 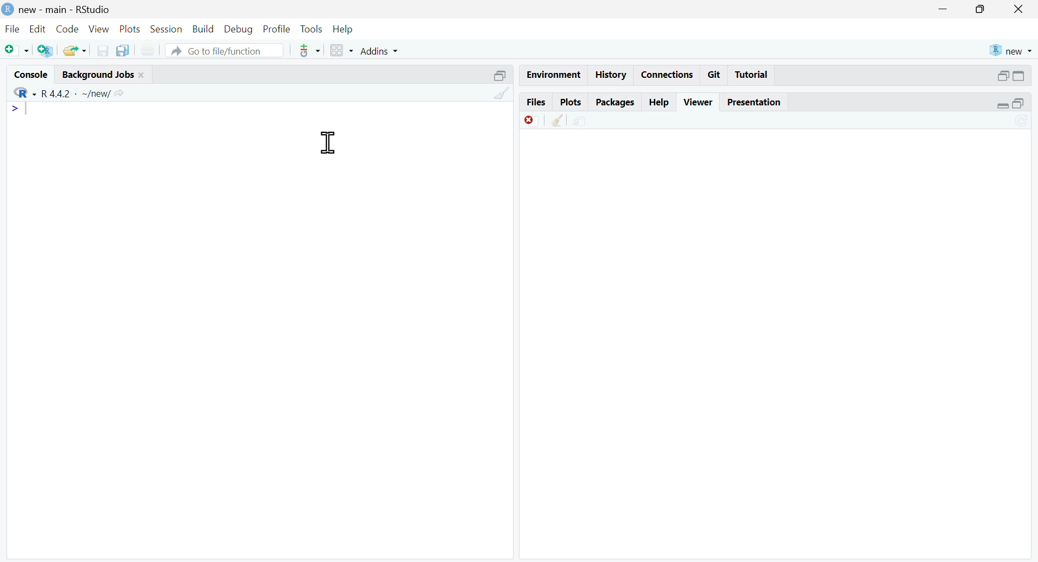 I want to click on session, so click(x=167, y=29).